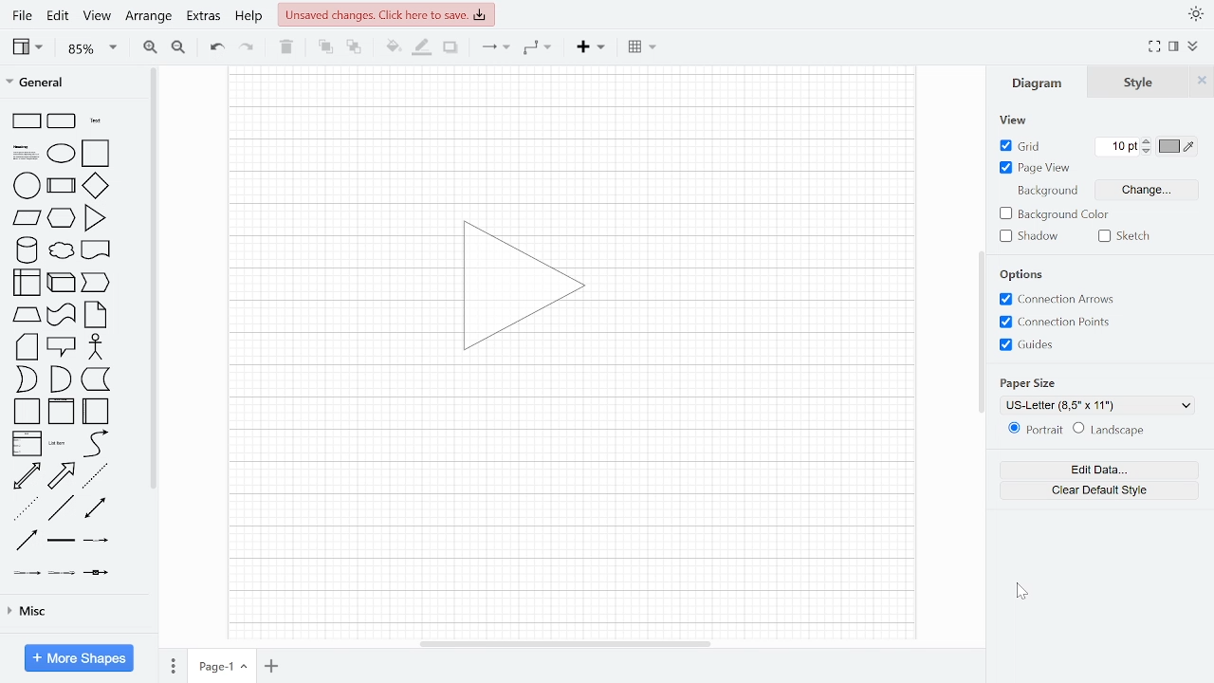  What do you see at coordinates (96, 443) in the screenshot?
I see `Curve` at bounding box center [96, 443].